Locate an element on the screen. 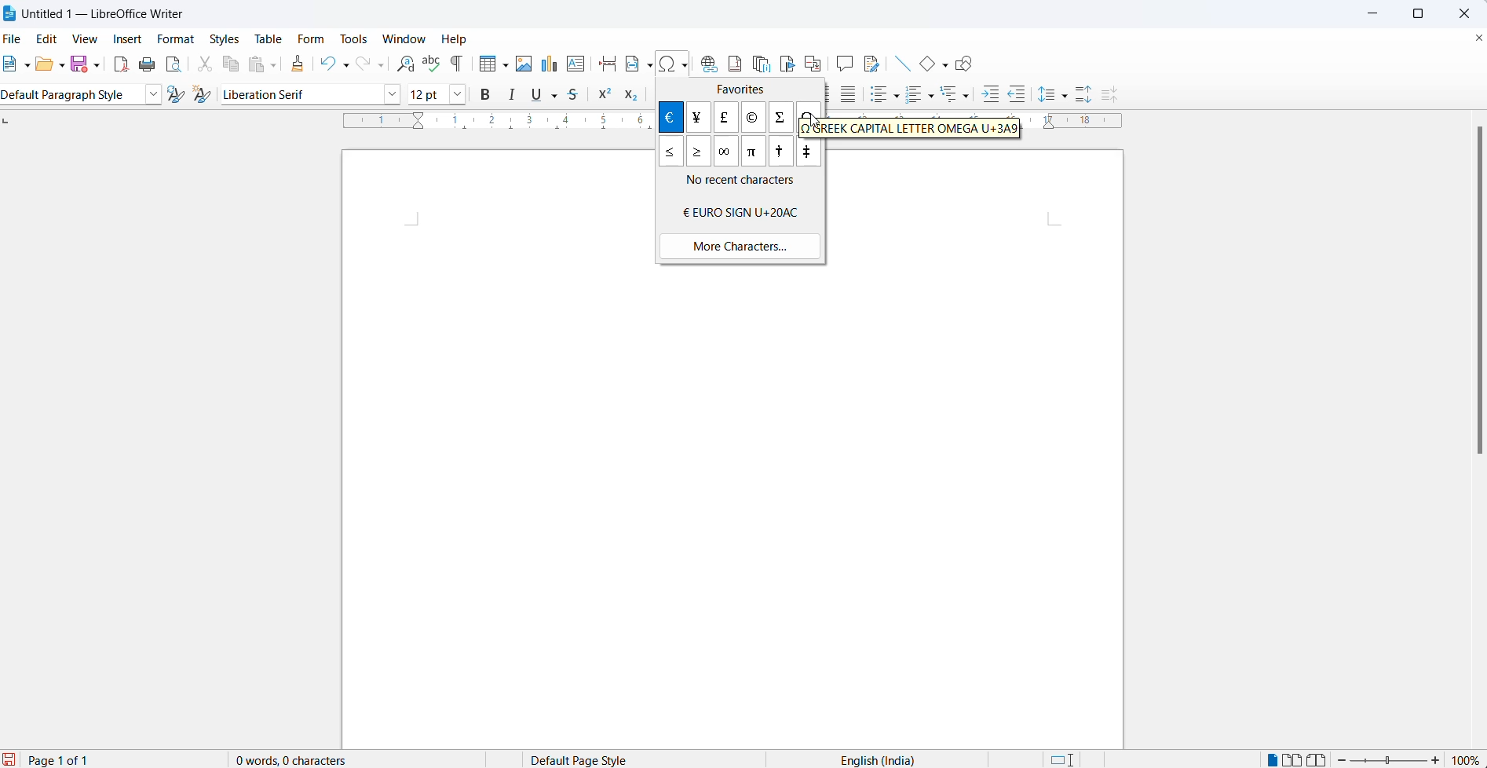  basic shapes options is located at coordinates (947, 64).